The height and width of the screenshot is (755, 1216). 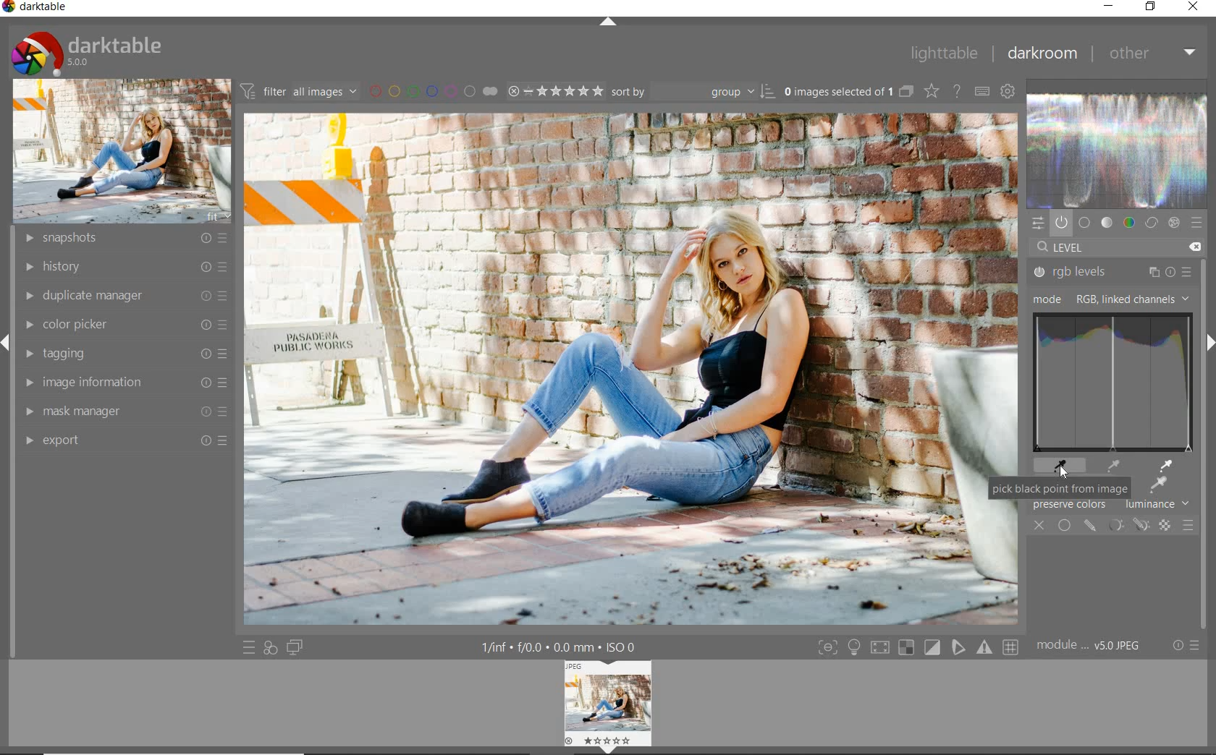 I want to click on tagging, so click(x=122, y=354).